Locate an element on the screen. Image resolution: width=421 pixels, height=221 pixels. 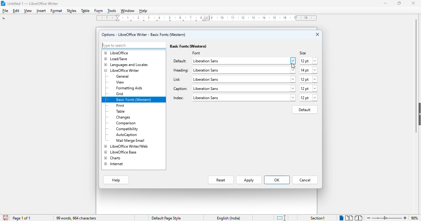
click to save document is located at coordinates (6, 217).